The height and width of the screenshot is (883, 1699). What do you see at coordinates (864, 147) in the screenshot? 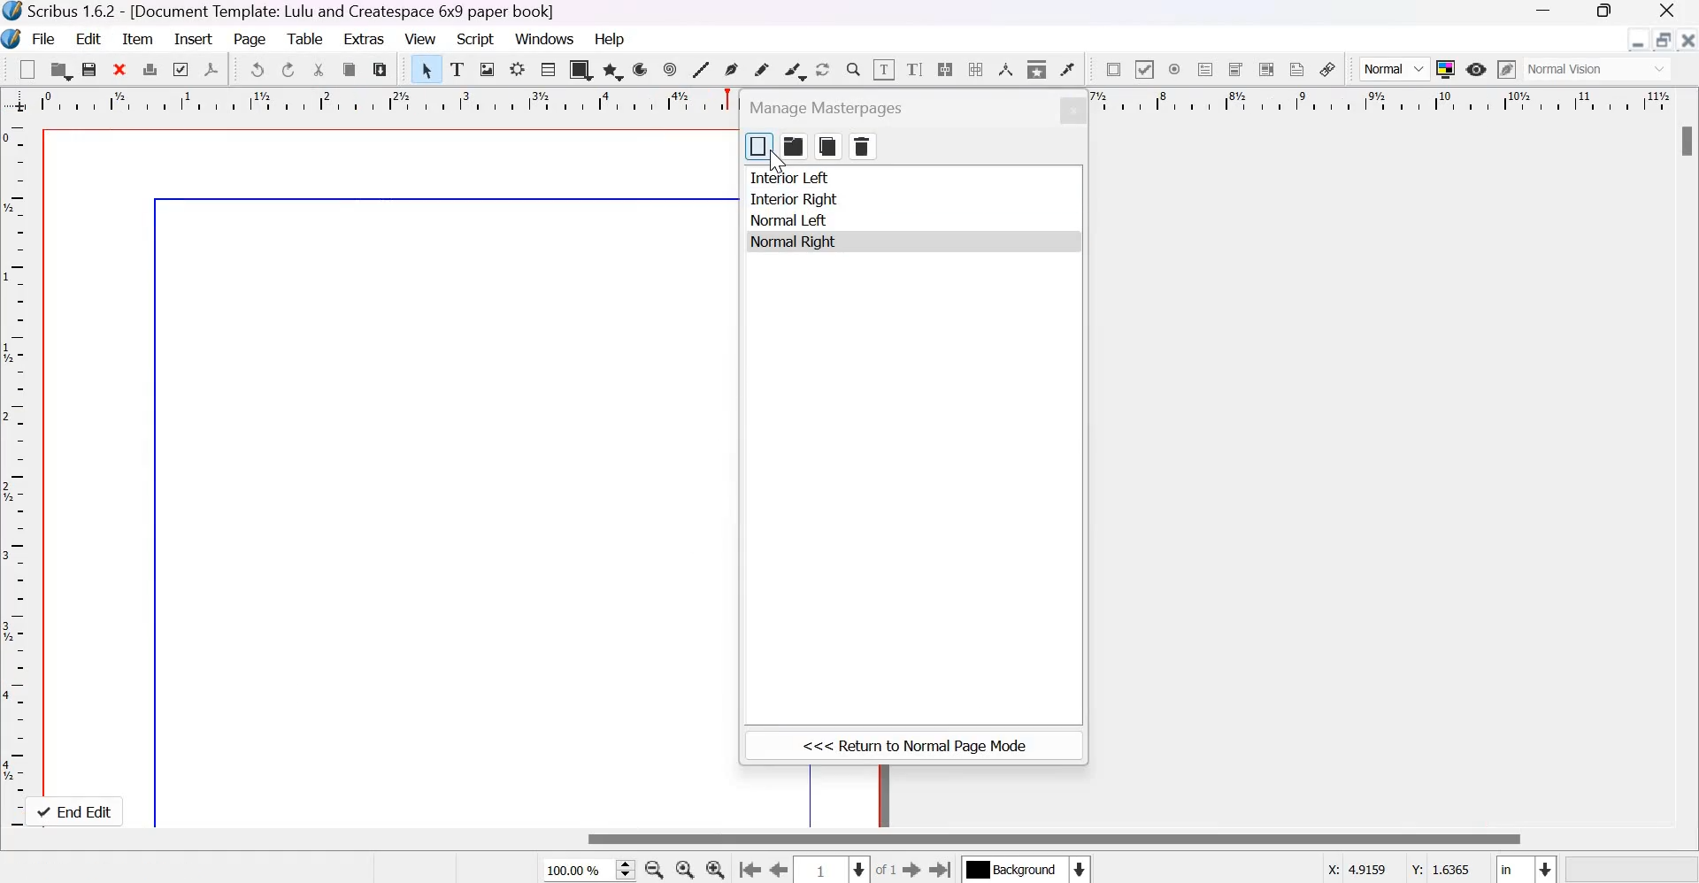
I see `delete the selected master page` at bounding box center [864, 147].